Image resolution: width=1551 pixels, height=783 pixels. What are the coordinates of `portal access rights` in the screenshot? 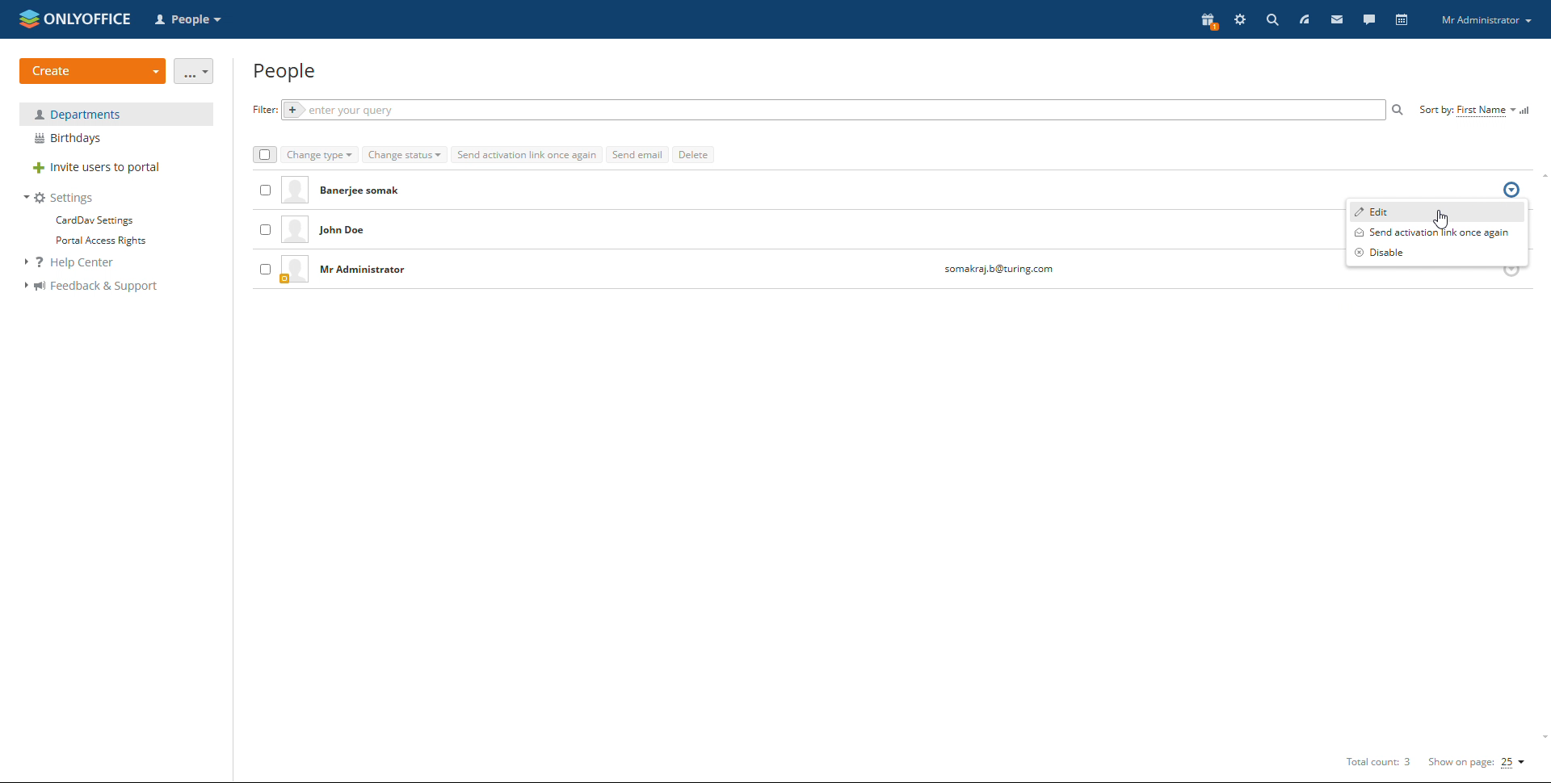 It's located at (95, 241).